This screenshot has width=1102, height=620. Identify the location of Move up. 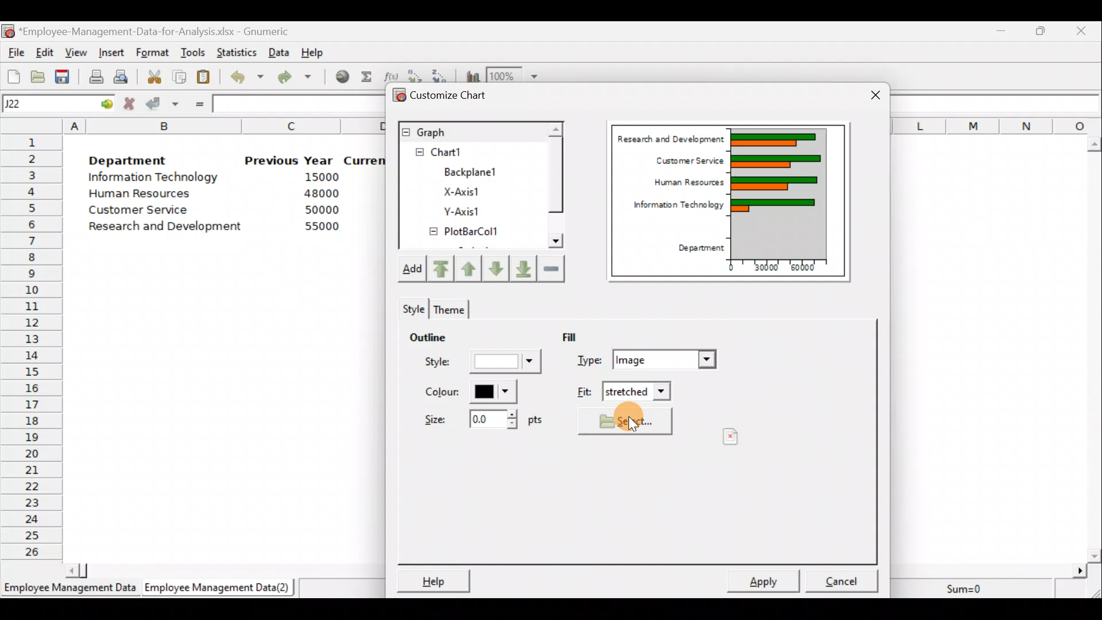
(469, 267).